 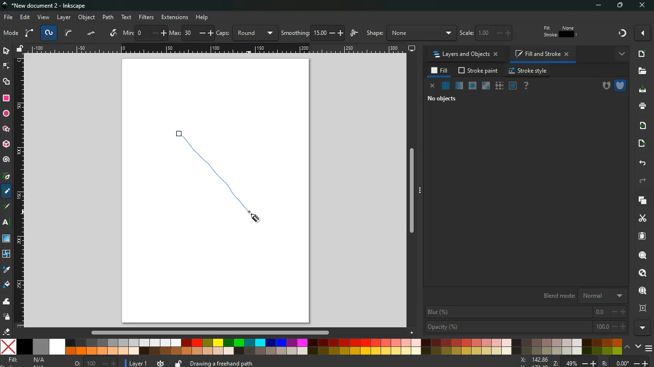 I want to click on min, so click(x=145, y=33).